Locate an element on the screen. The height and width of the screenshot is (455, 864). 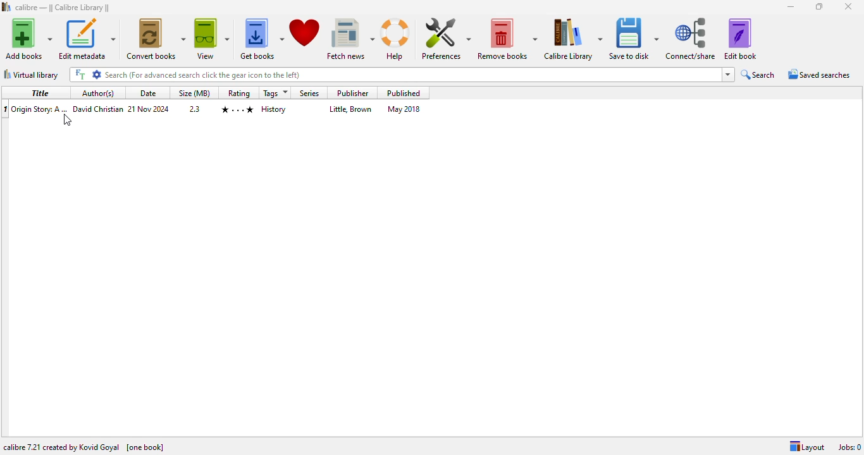
search is located at coordinates (395, 75).